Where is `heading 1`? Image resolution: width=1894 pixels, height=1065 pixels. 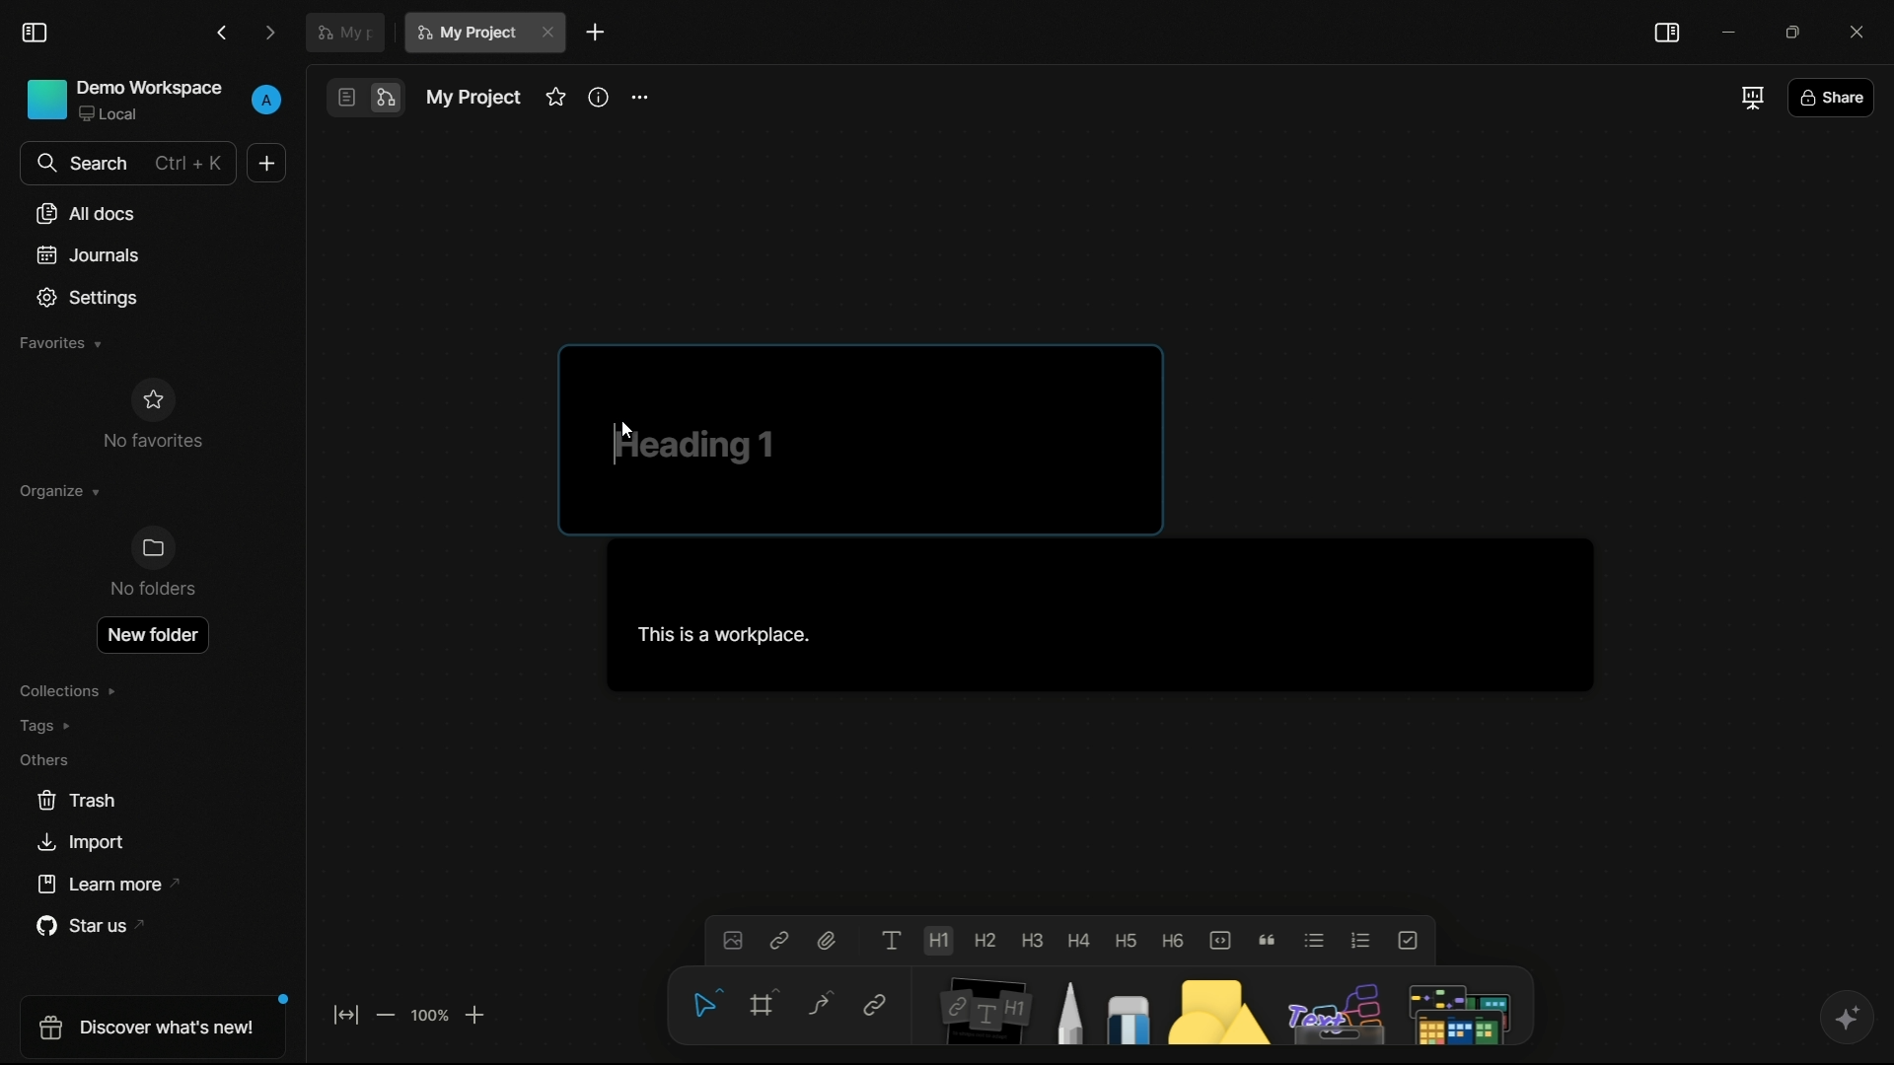 heading 1 is located at coordinates (940, 940).